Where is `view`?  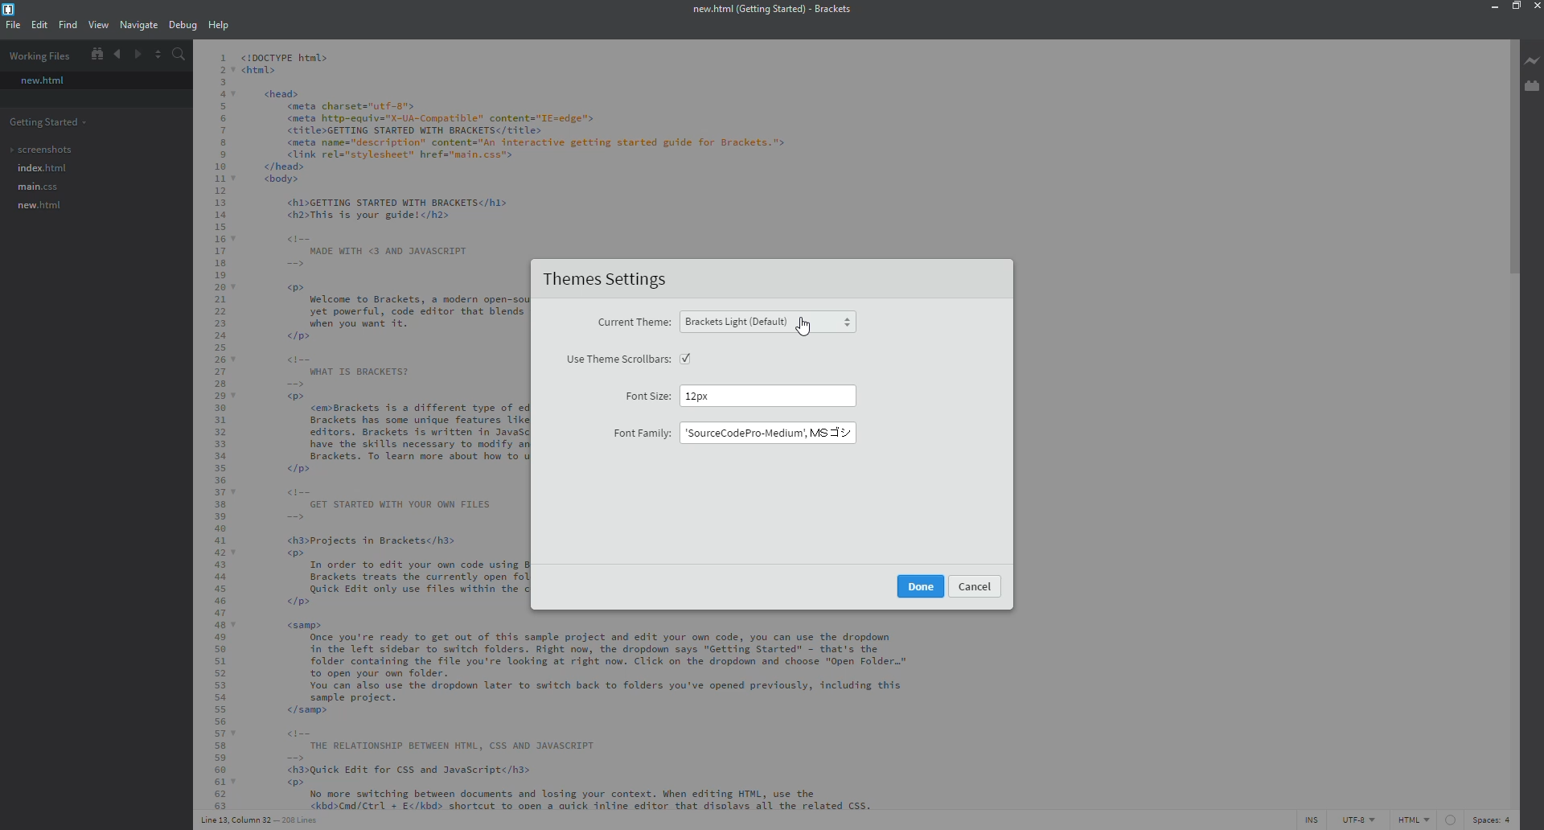 view is located at coordinates (99, 24).